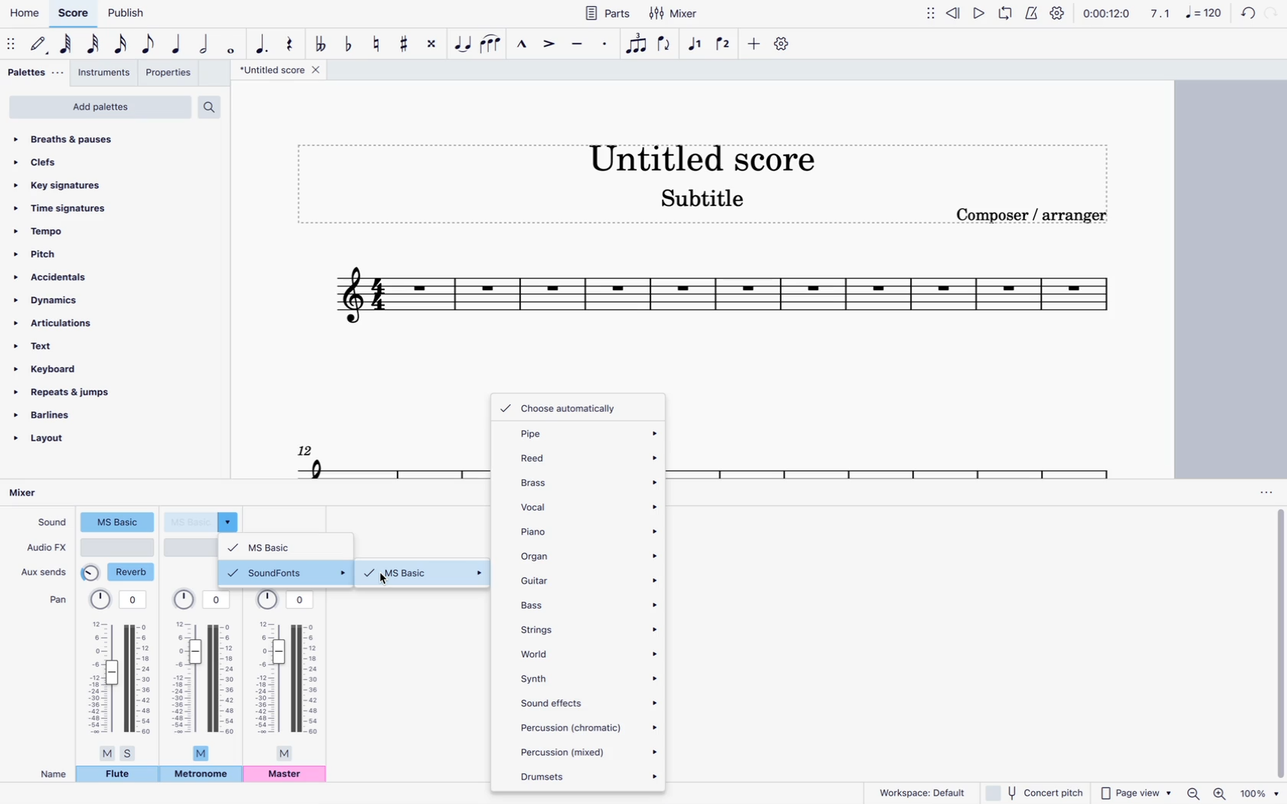 This screenshot has height=804, width=1287. Describe the element at coordinates (118, 776) in the screenshot. I see `flute` at that location.